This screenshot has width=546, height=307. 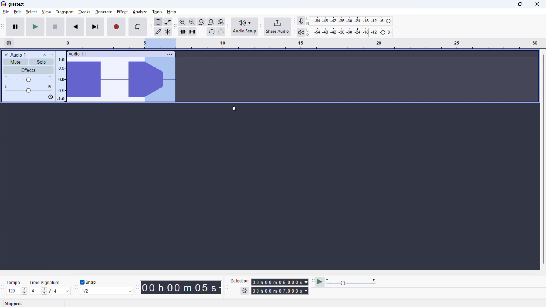 What do you see at coordinates (158, 32) in the screenshot?
I see `Draw tool ` at bounding box center [158, 32].